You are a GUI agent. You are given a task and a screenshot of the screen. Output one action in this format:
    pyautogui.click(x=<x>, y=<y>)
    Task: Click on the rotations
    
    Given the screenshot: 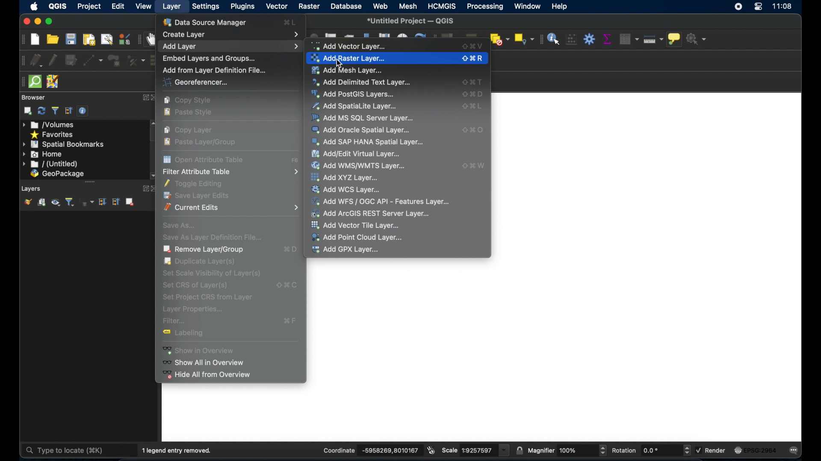 What is the action you would take?
    pyautogui.click(x=624, y=449)
    